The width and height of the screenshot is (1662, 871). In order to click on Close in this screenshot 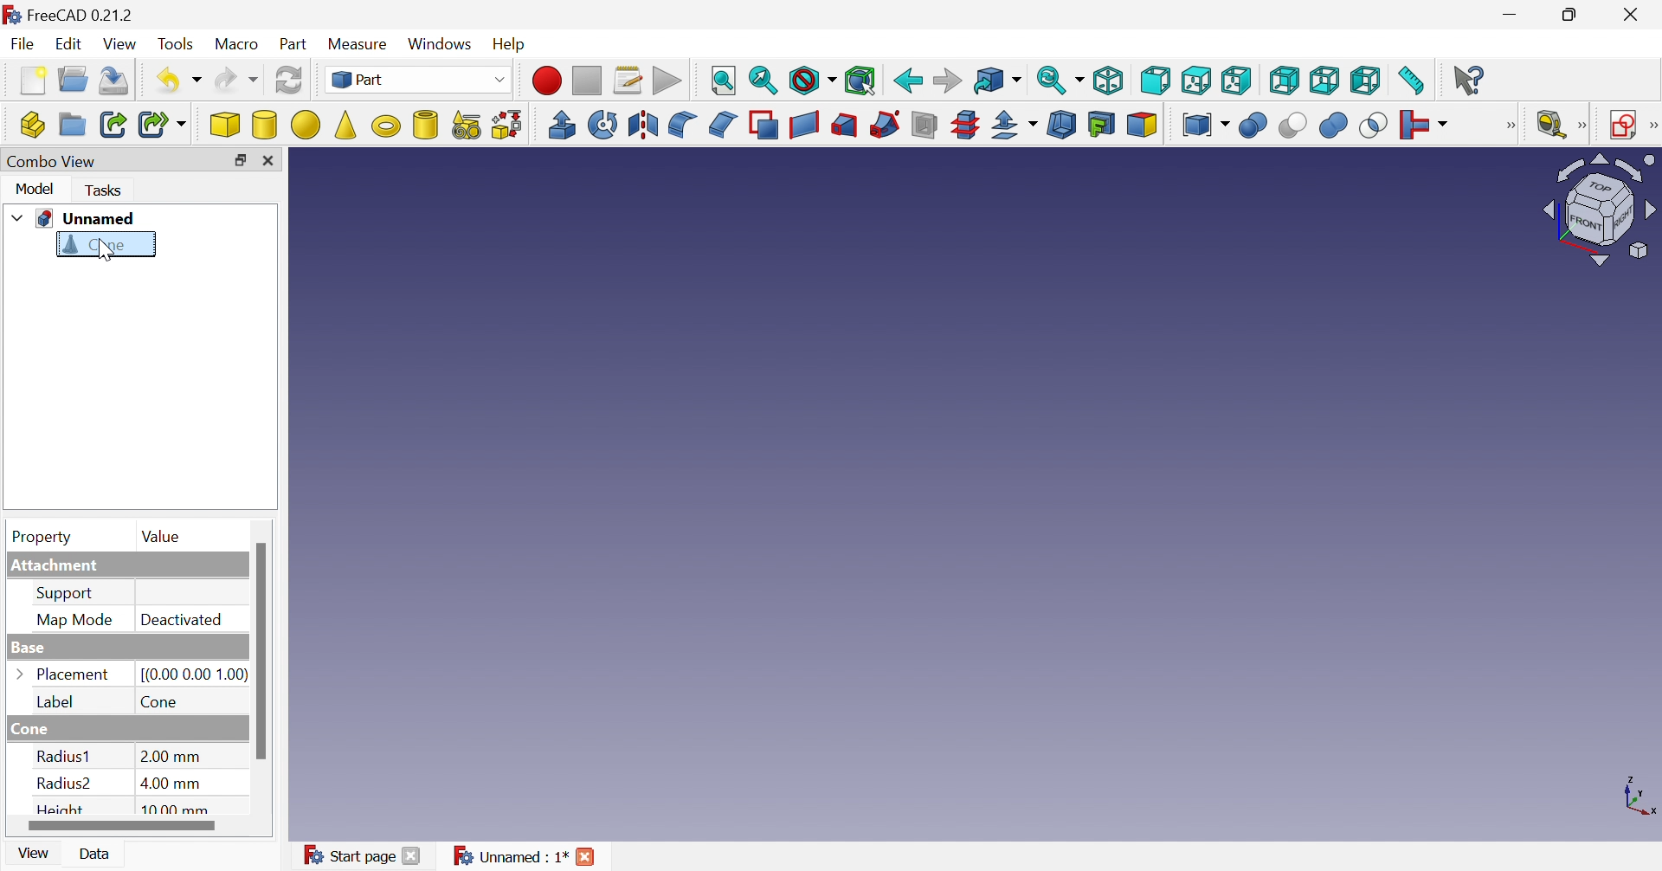, I will do `click(586, 860)`.